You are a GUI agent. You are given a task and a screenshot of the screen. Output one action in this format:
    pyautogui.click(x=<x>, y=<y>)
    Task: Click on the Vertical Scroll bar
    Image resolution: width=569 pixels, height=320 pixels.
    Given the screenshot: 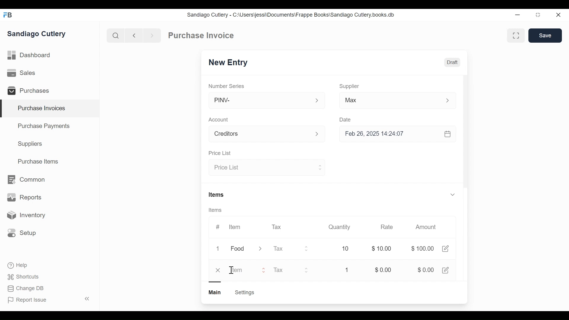 What is the action you would take?
    pyautogui.click(x=465, y=140)
    